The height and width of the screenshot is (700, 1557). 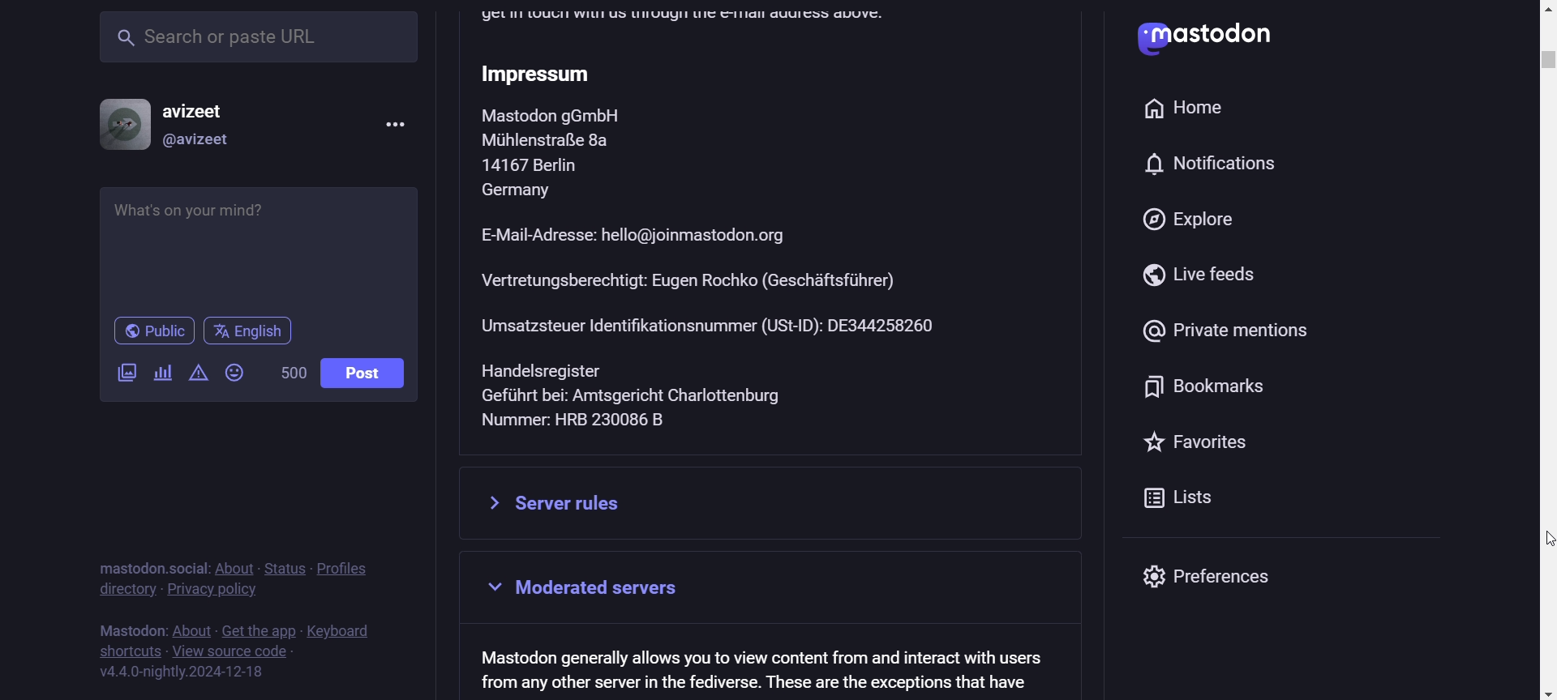 What do you see at coordinates (362, 373) in the screenshot?
I see `post` at bounding box center [362, 373].